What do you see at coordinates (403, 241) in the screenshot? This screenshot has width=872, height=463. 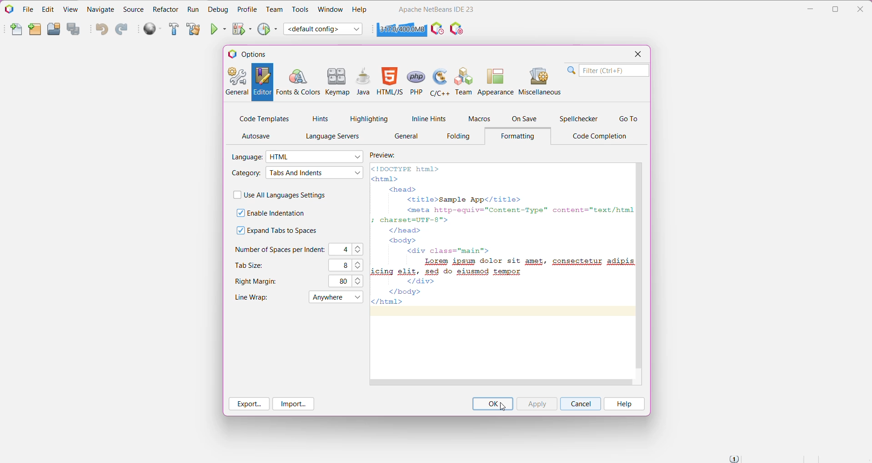 I see `<body>` at bounding box center [403, 241].